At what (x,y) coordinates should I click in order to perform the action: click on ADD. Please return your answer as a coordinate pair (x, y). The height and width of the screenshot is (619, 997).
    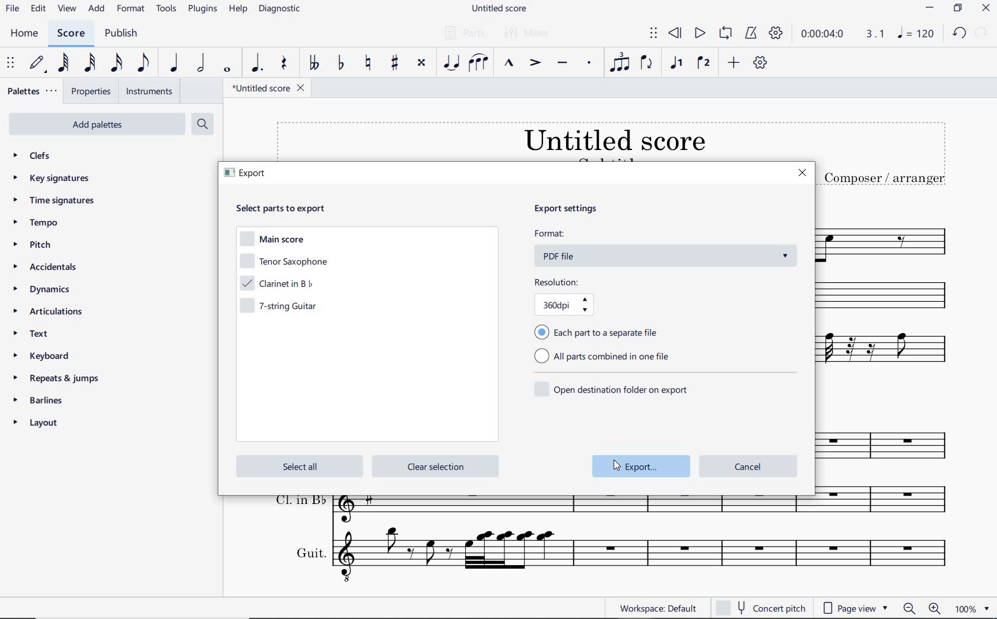
    Looking at the image, I should click on (735, 62).